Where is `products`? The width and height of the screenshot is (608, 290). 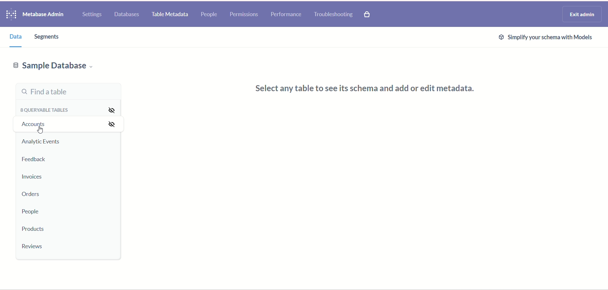 products is located at coordinates (33, 230).